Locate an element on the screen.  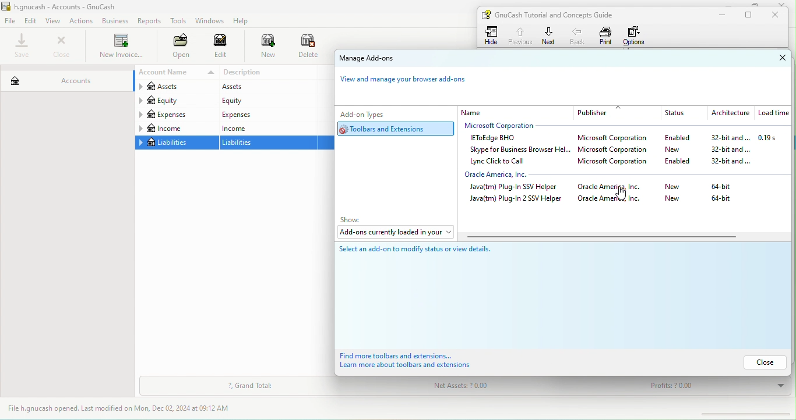
tools is located at coordinates (179, 22).